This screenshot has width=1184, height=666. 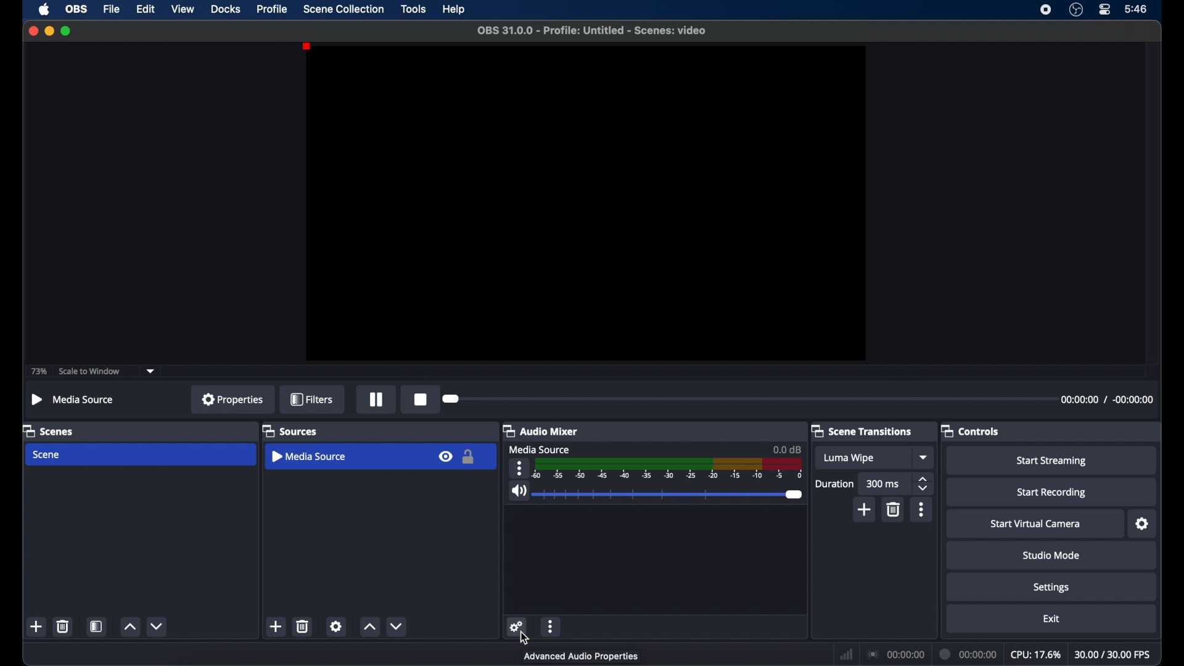 What do you see at coordinates (517, 624) in the screenshot?
I see `settings` at bounding box center [517, 624].